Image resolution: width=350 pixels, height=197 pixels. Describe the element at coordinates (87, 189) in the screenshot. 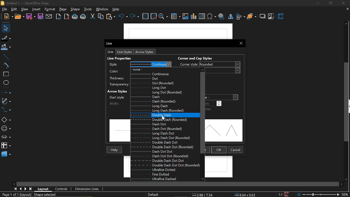

I see `dimension lines` at that location.